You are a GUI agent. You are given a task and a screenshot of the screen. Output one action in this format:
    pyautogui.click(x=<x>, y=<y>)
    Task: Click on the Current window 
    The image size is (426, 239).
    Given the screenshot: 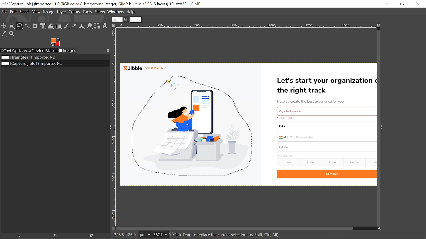 What is the action you would take?
    pyautogui.click(x=103, y=4)
    